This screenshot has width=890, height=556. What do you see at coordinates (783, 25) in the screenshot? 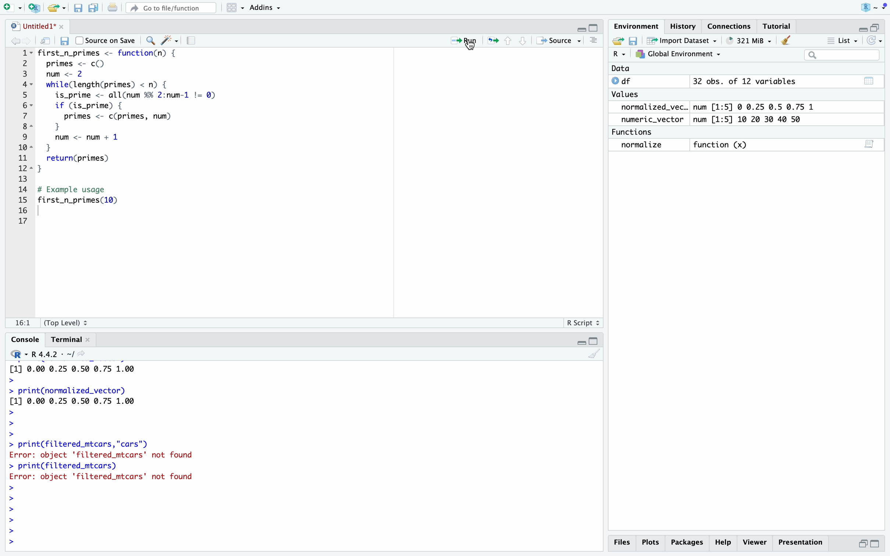
I see `Tutorial` at bounding box center [783, 25].